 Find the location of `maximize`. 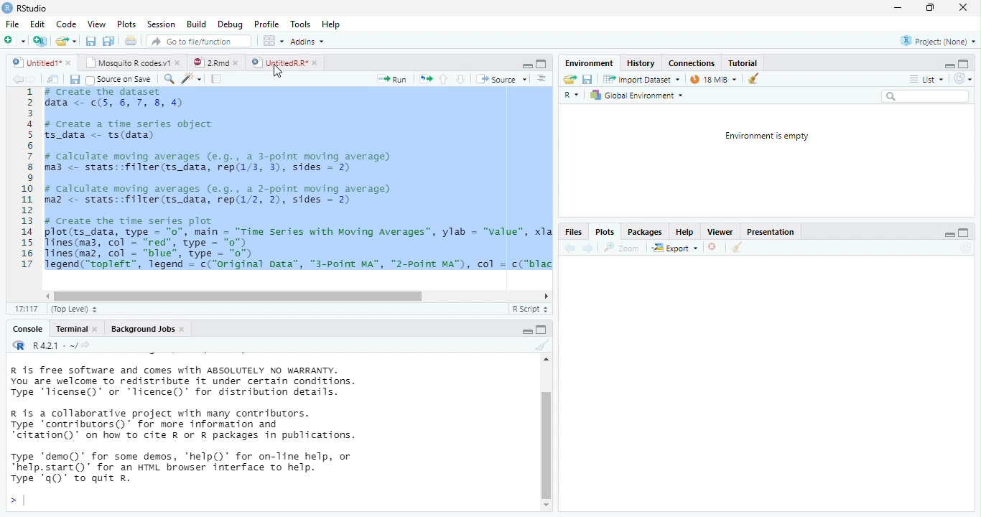

maximize is located at coordinates (541, 64).